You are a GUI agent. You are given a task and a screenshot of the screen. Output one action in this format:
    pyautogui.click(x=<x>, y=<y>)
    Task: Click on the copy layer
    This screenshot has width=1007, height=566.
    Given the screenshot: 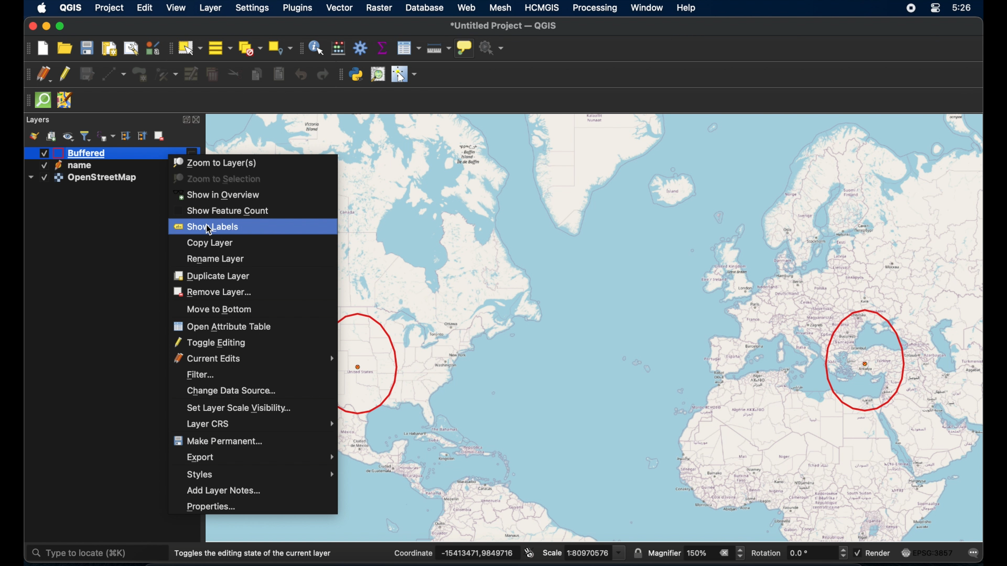 What is the action you would take?
    pyautogui.click(x=213, y=243)
    